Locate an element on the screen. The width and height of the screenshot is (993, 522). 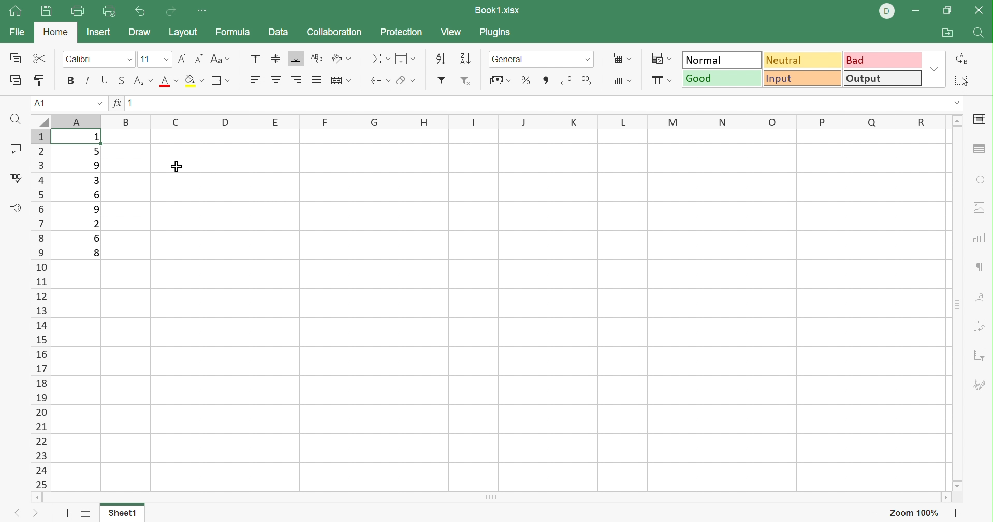
List of sheets is located at coordinates (89, 512).